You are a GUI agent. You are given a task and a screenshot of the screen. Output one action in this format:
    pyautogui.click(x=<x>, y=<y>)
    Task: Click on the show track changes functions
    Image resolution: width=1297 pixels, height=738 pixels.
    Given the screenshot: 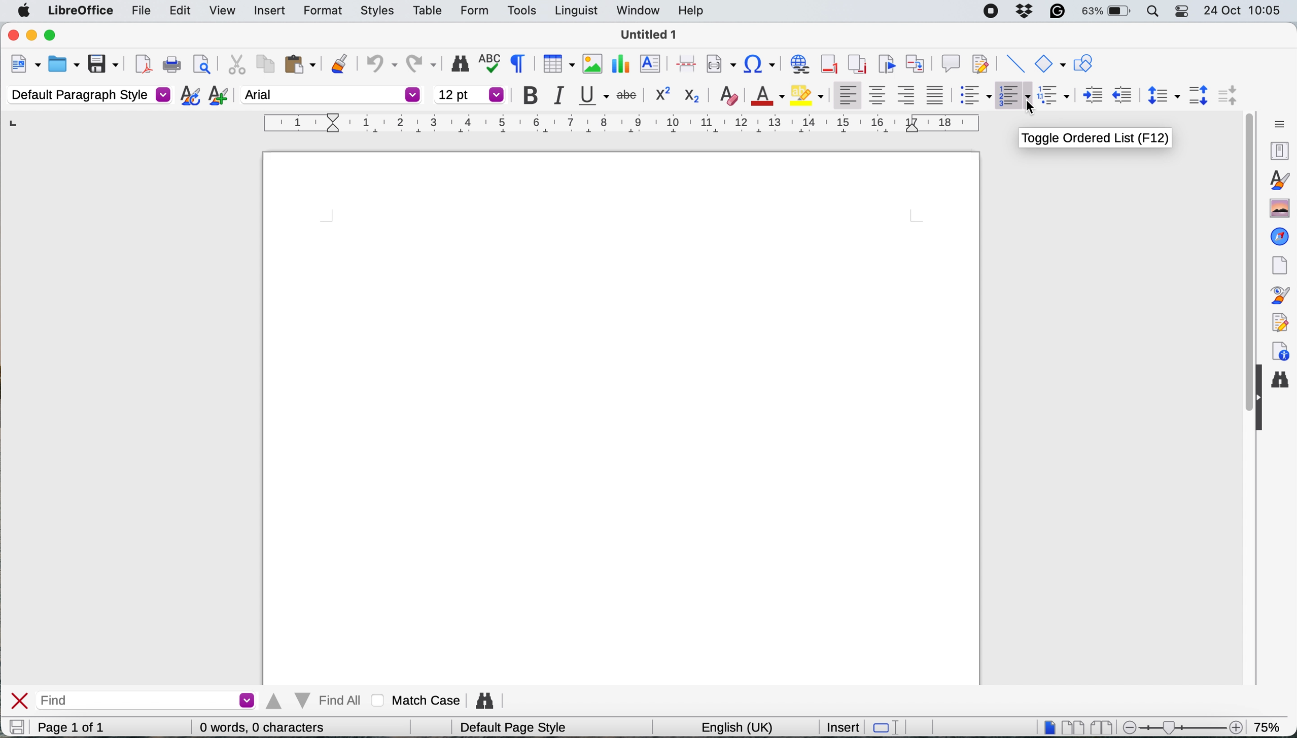 What is the action you would take?
    pyautogui.click(x=982, y=62)
    